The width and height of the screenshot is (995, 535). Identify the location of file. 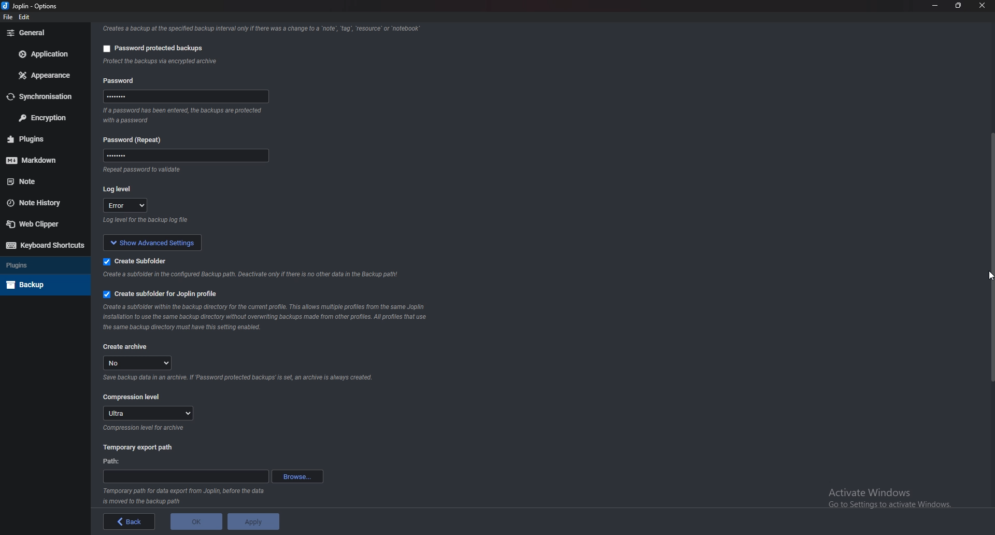
(8, 17).